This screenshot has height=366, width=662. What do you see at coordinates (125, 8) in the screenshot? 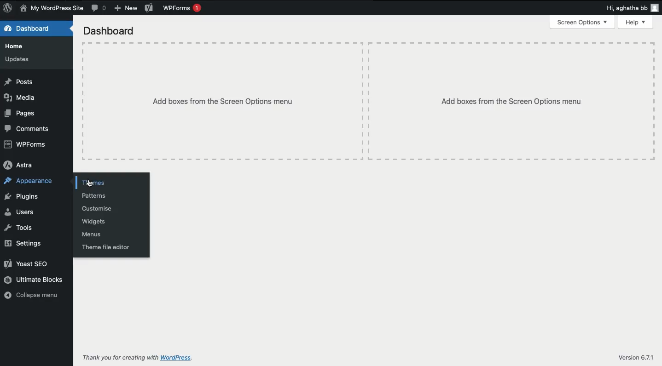
I see `New` at bounding box center [125, 8].